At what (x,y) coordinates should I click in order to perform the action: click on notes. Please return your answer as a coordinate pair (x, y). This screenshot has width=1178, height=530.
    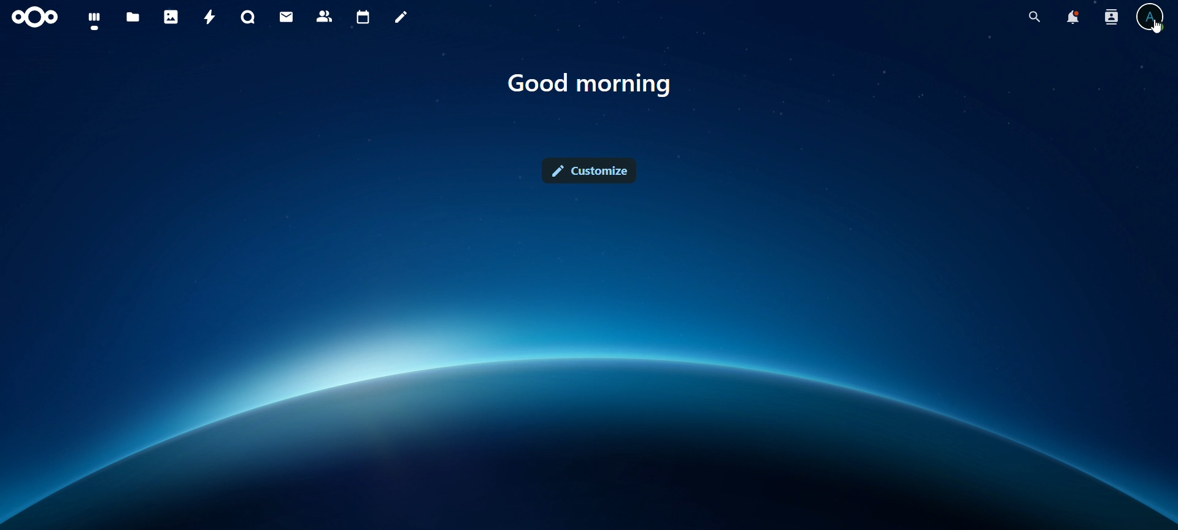
    Looking at the image, I should click on (401, 19).